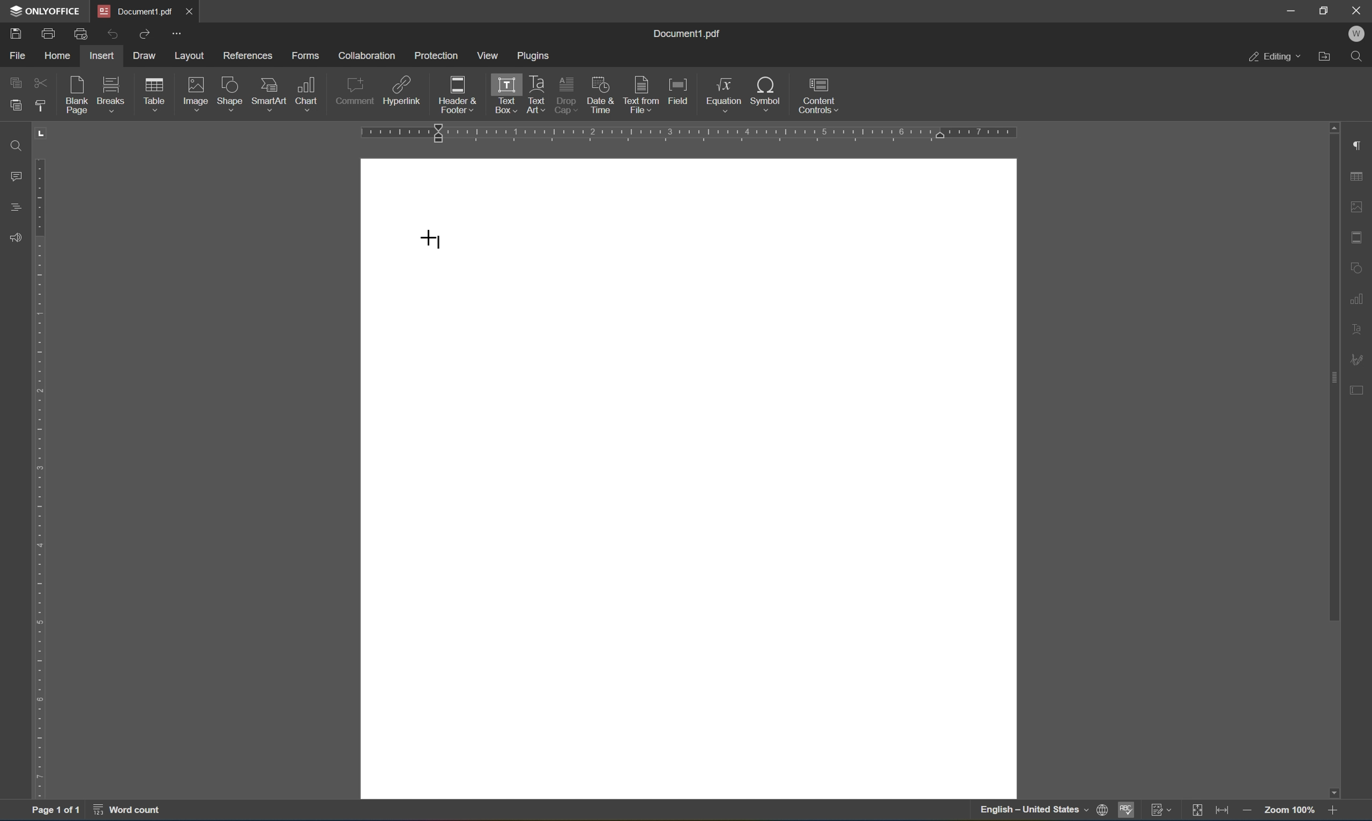 The width and height of the screenshot is (1372, 821). Describe the element at coordinates (535, 93) in the screenshot. I see `text art` at that location.